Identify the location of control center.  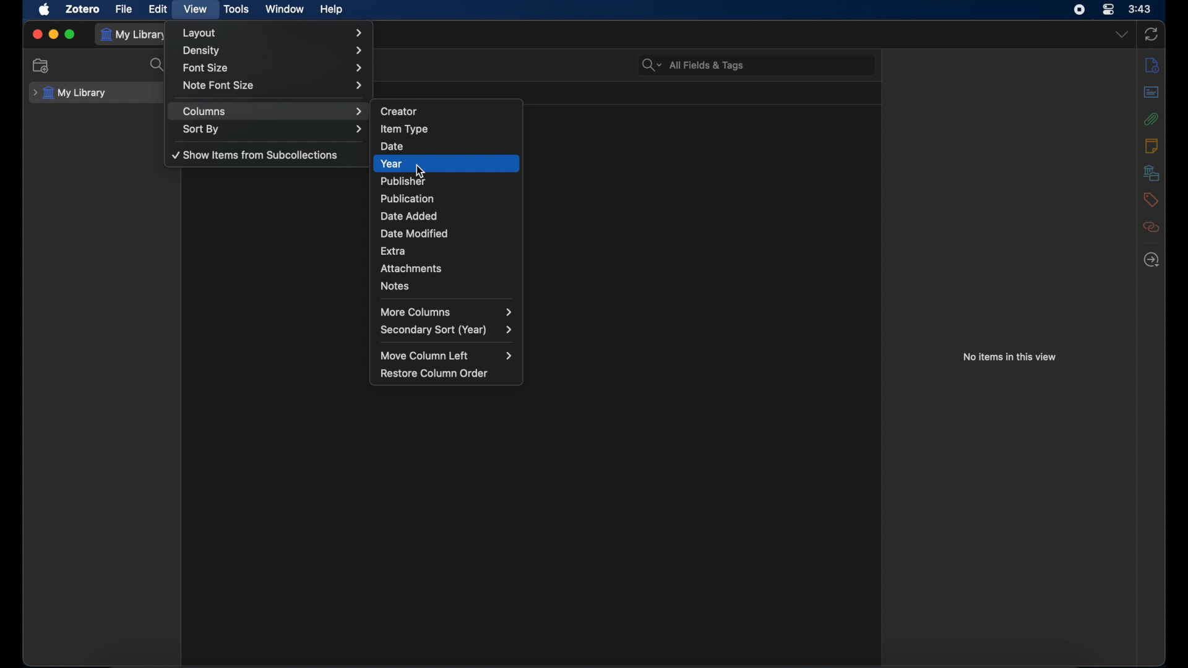
(1109, 9).